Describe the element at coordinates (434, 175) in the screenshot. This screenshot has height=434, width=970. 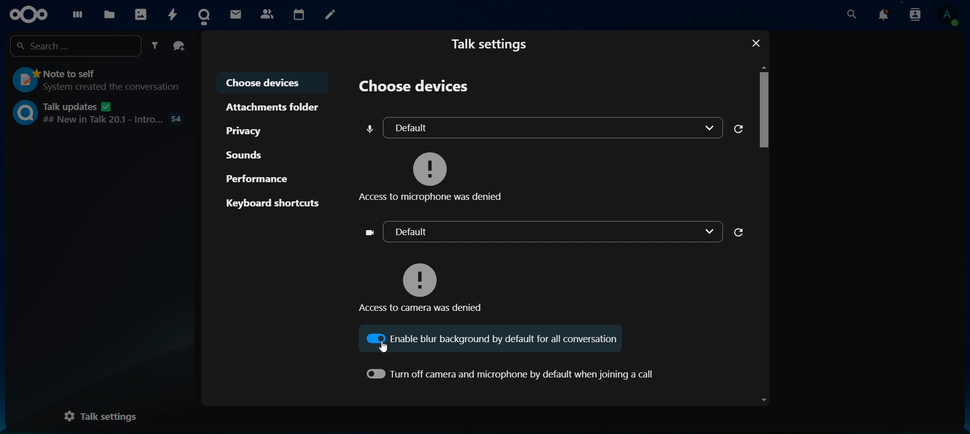
I see `access to microphone was denied` at that location.